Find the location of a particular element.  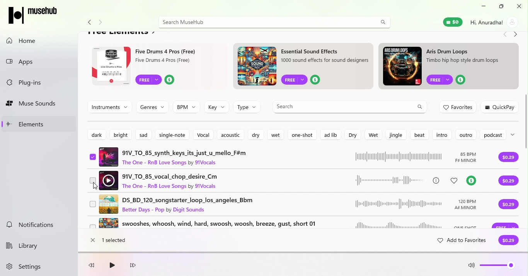

Plug-ins is located at coordinates (41, 83).